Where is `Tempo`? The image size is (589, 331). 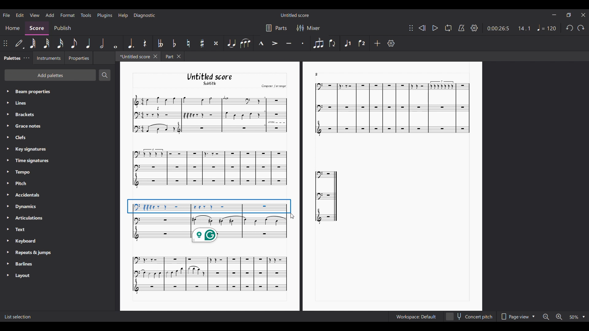 Tempo is located at coordinates (547, 28).